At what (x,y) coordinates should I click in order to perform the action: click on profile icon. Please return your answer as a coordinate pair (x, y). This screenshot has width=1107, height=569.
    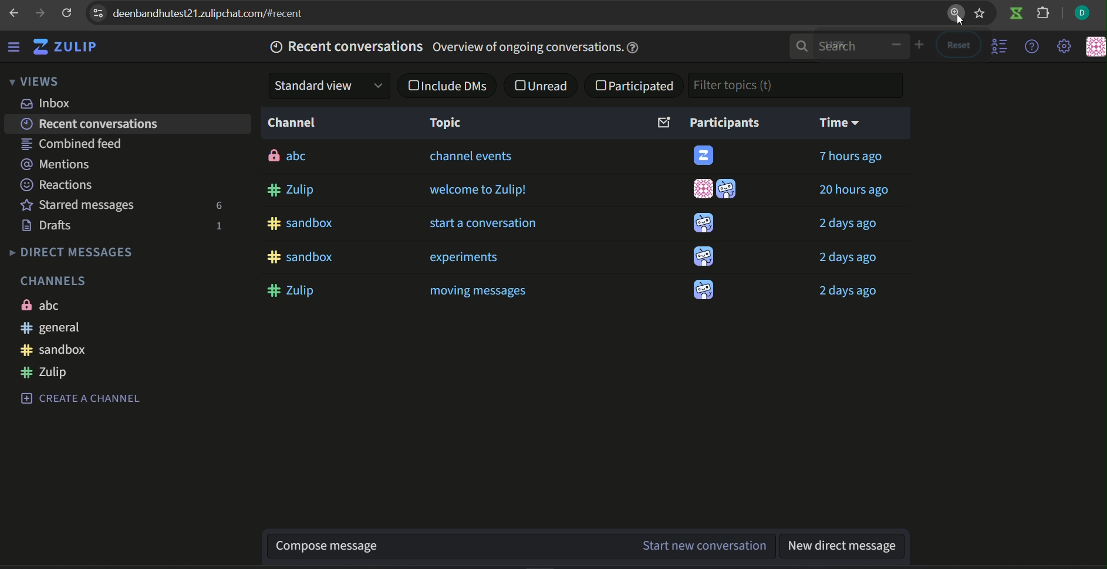
    Looking at the image, I should click on (1082, 13).